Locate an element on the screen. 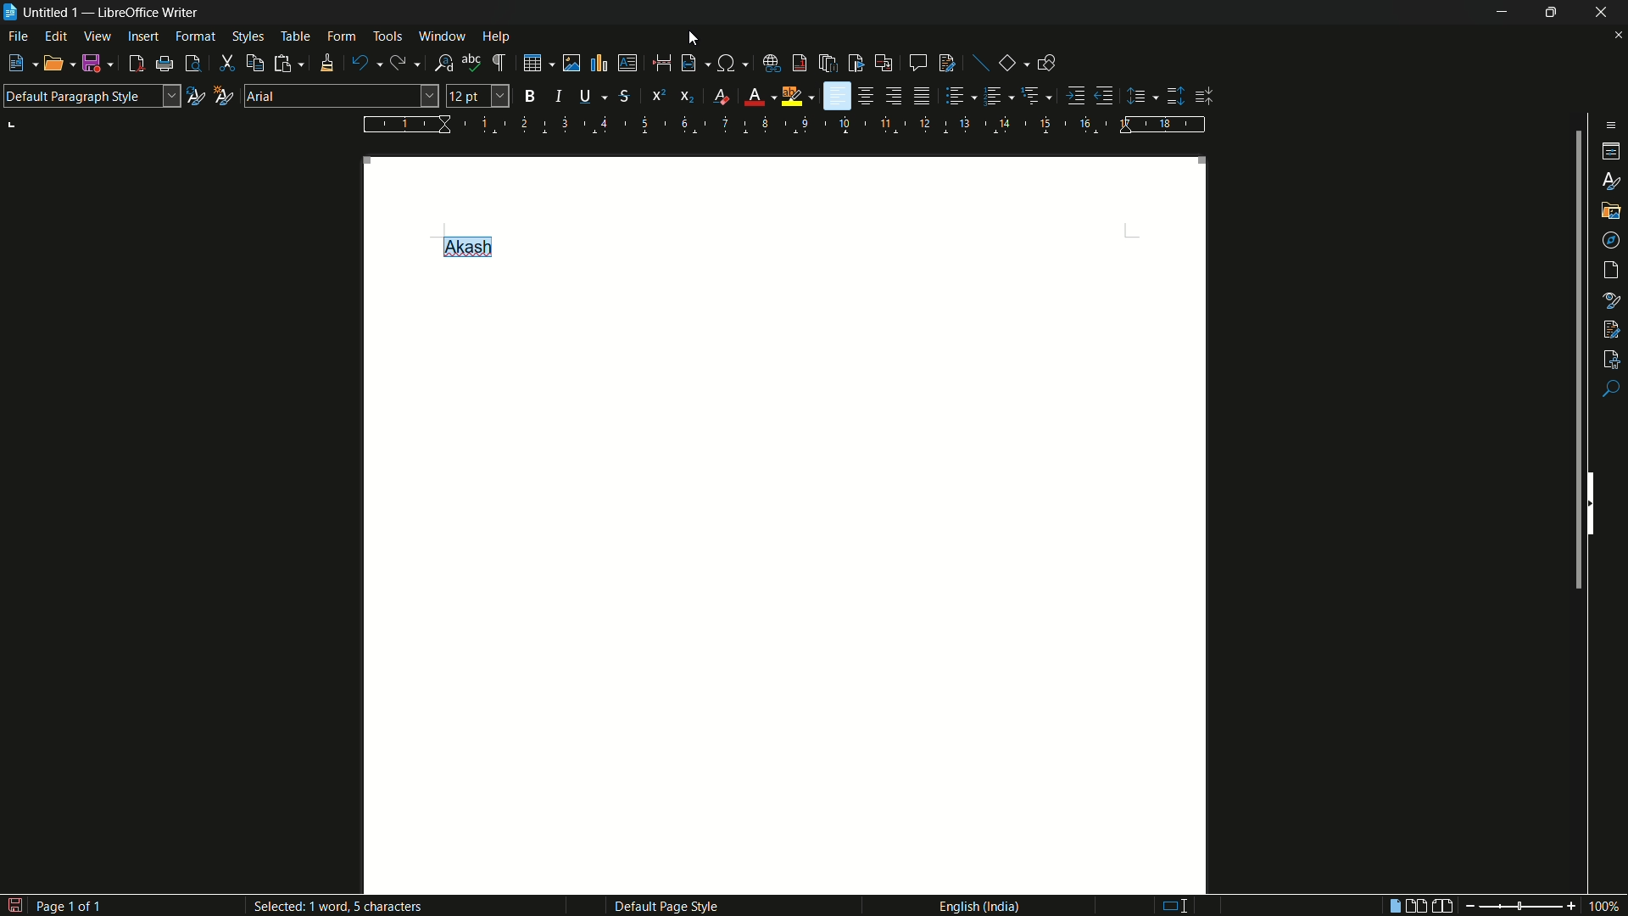  single page is located at coordinates (1391, 908).